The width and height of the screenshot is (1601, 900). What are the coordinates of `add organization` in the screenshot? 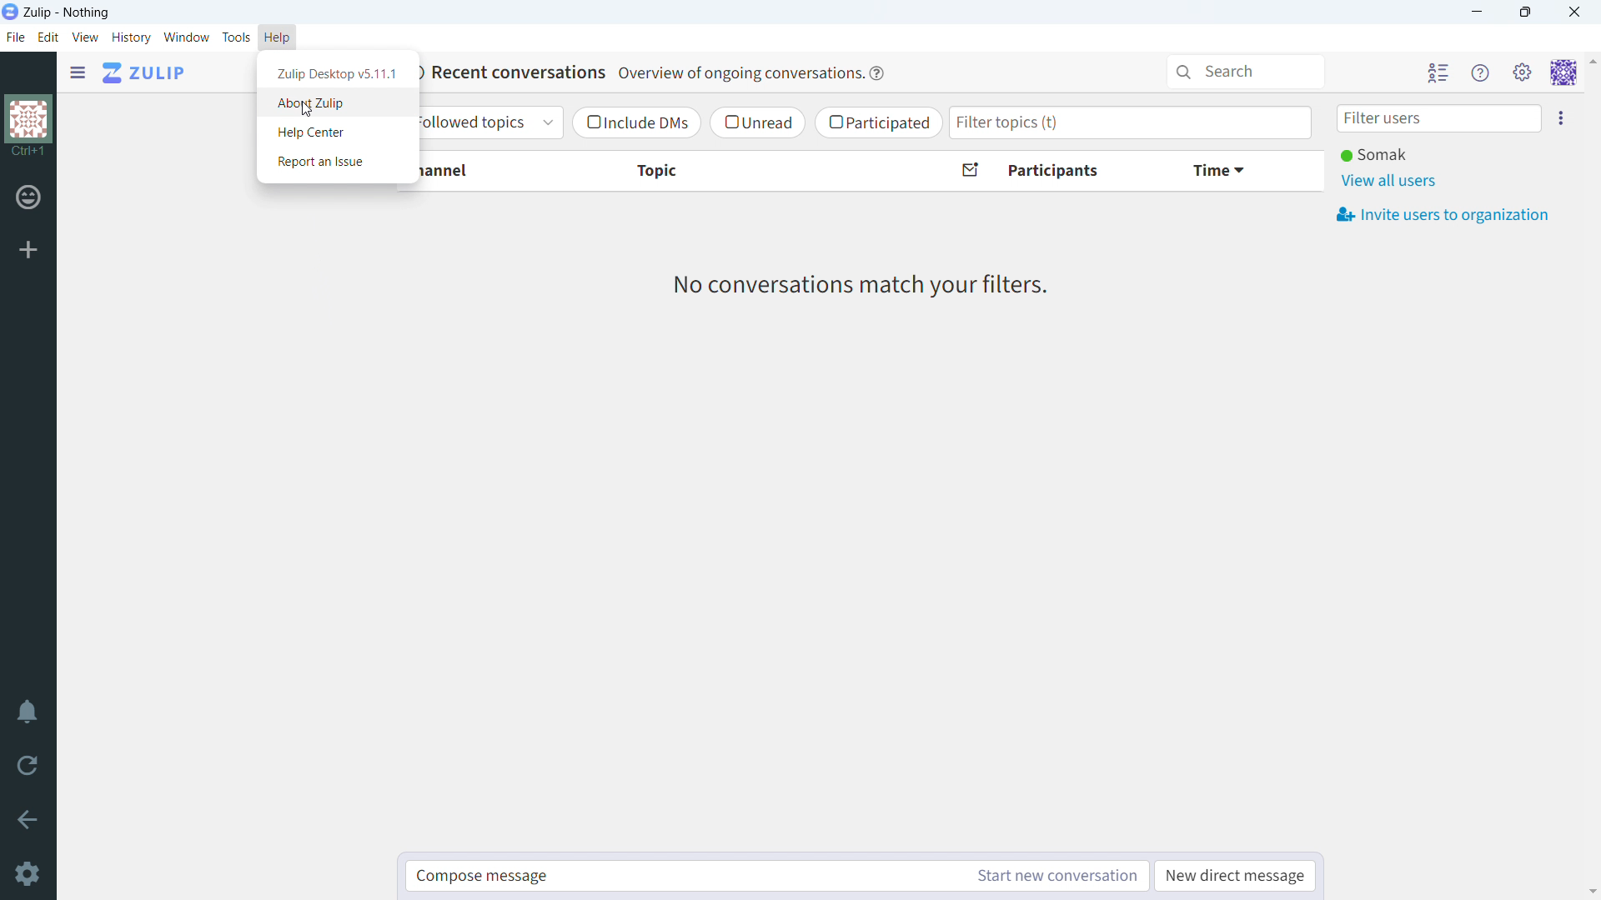 It's located at (28, 249).